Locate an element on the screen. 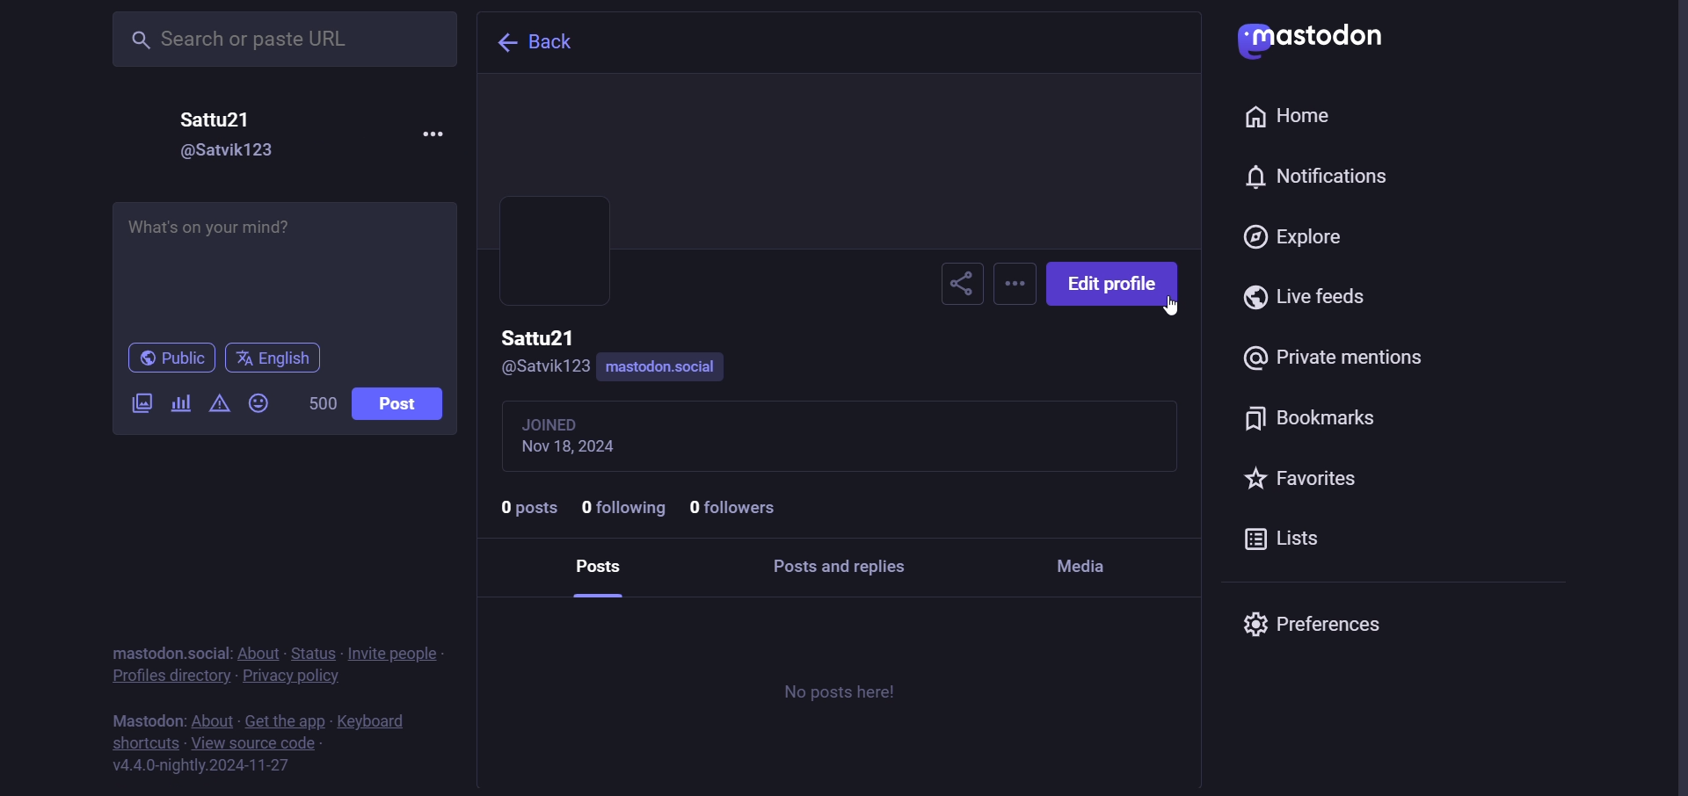 The width and height of the screenshot is (1688, 796). bookmarks is located at coordinates (1309, 422).